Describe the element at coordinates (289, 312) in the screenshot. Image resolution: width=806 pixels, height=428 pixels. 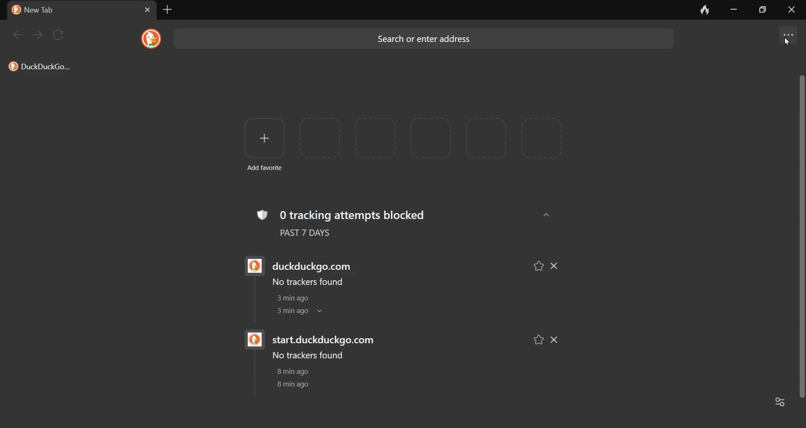
I see `3 min ago` at that location.